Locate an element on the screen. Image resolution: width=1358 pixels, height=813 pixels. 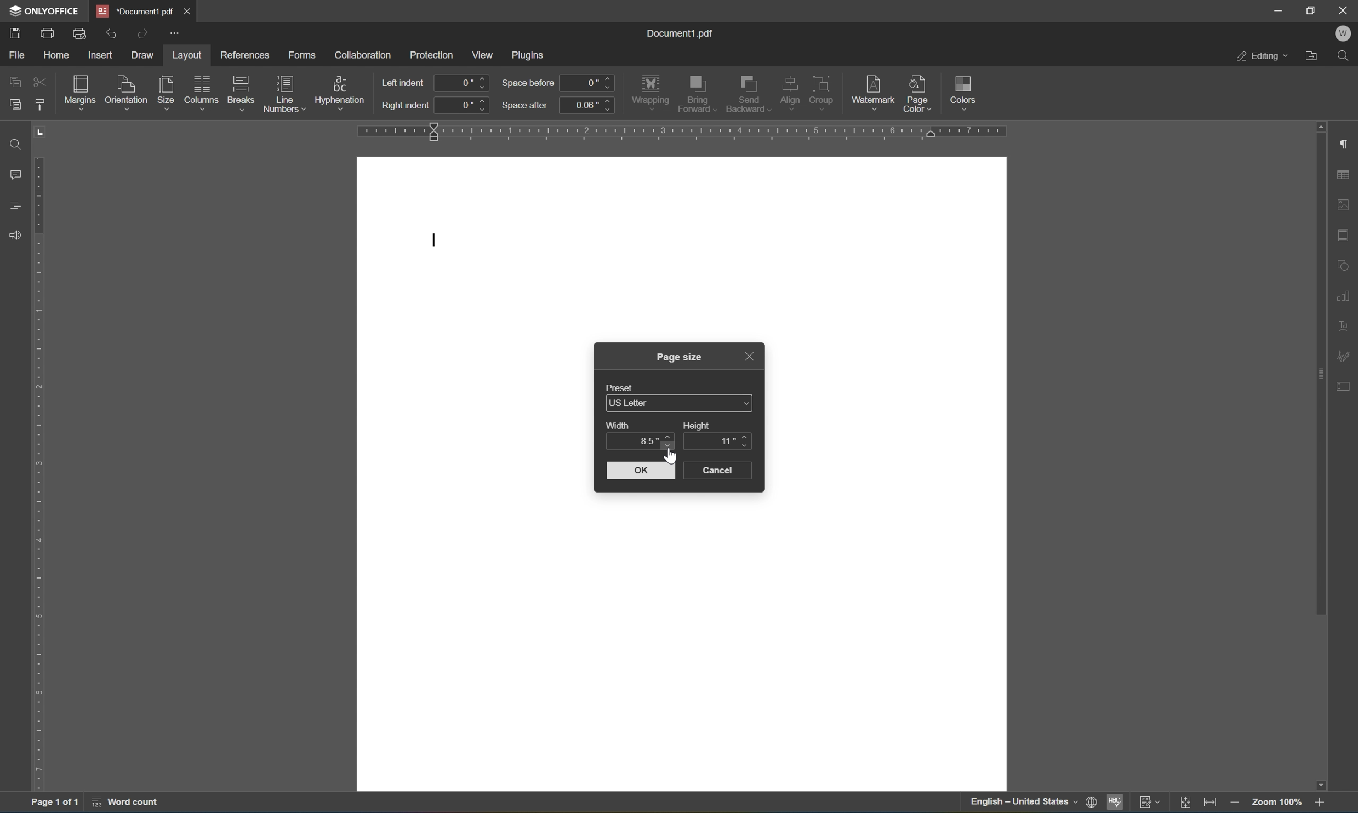
 is located at coordinates (681, 356).